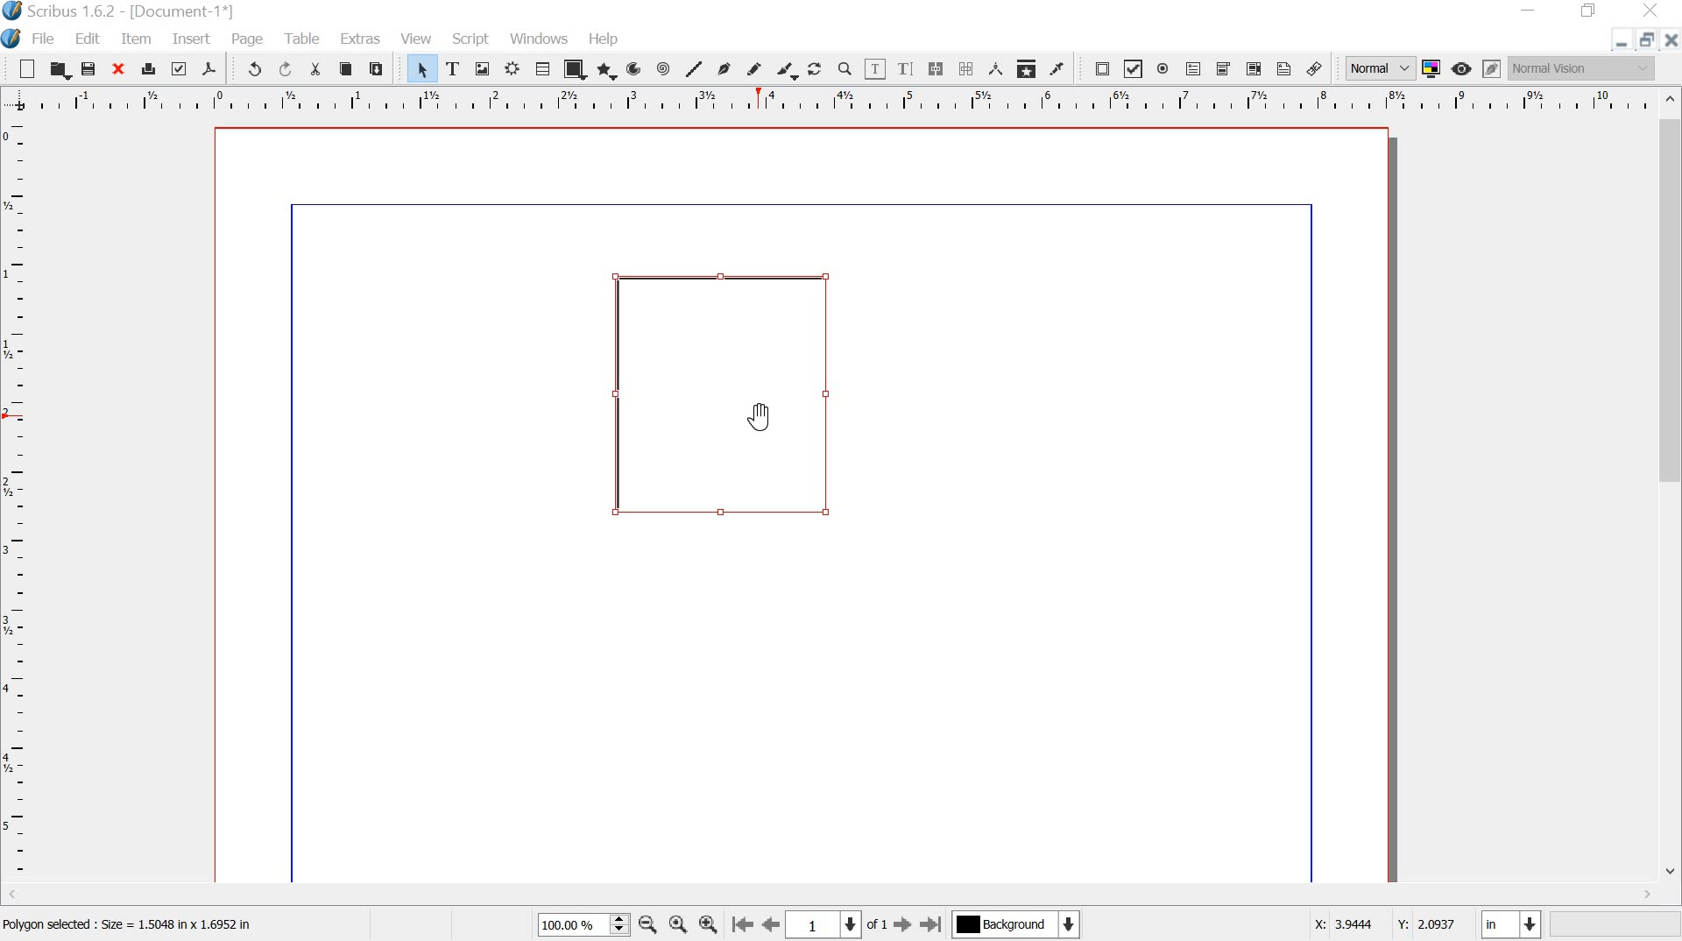  I want to click on go to last page, so click(934, 923).